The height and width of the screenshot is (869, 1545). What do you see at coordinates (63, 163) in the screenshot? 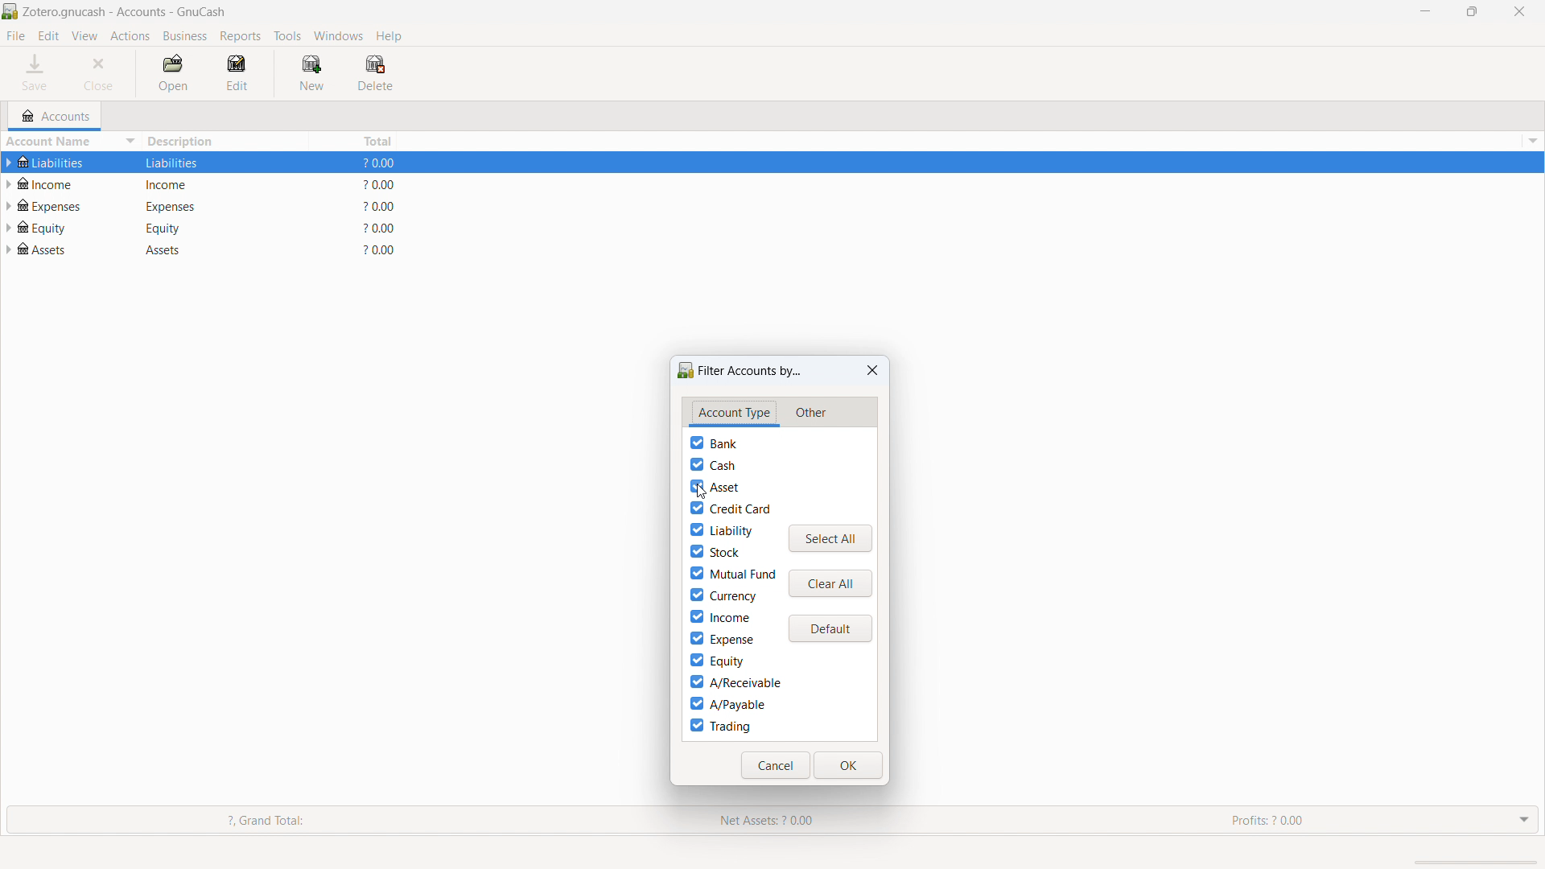
I see `Liabilities` at bounding box center [63, 163].